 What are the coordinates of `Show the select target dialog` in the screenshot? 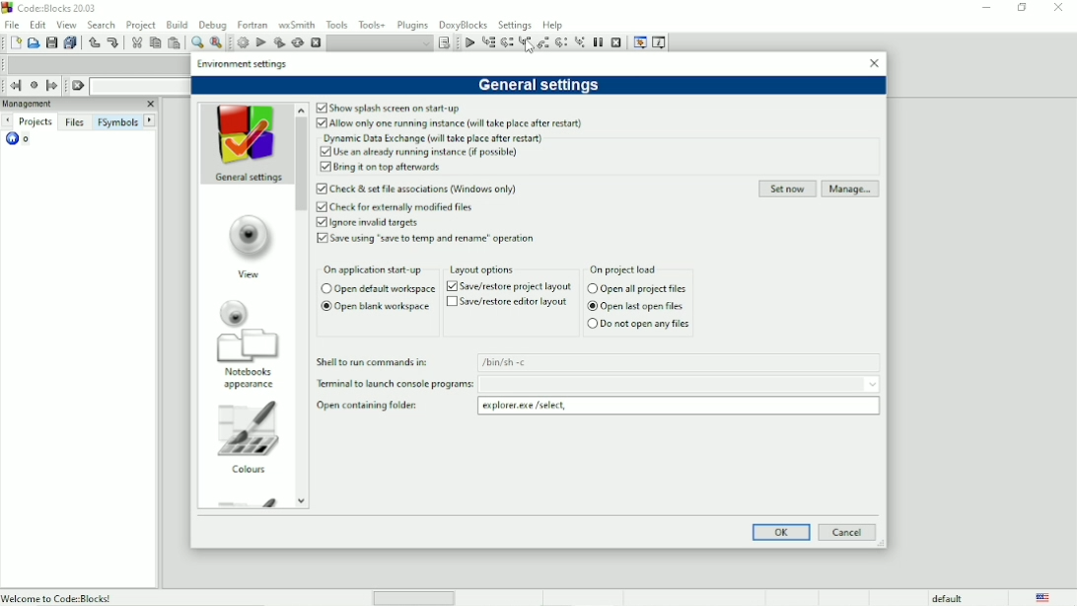 It's located at (389, 43).